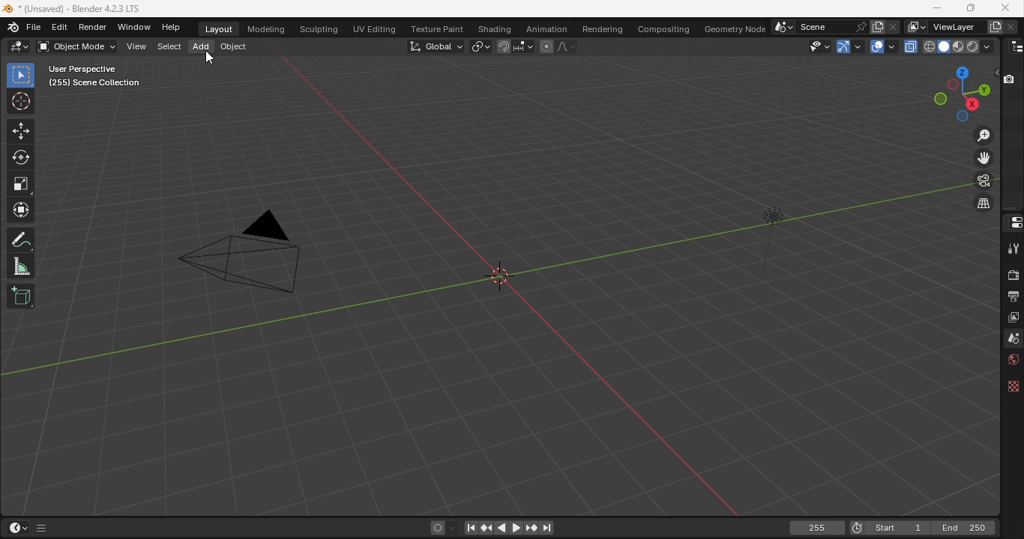 The image size is (1024, 539). What do you see at coordinates (546, 28) in the screenshot?
I see `Animation` at bounding box center [546, 28].